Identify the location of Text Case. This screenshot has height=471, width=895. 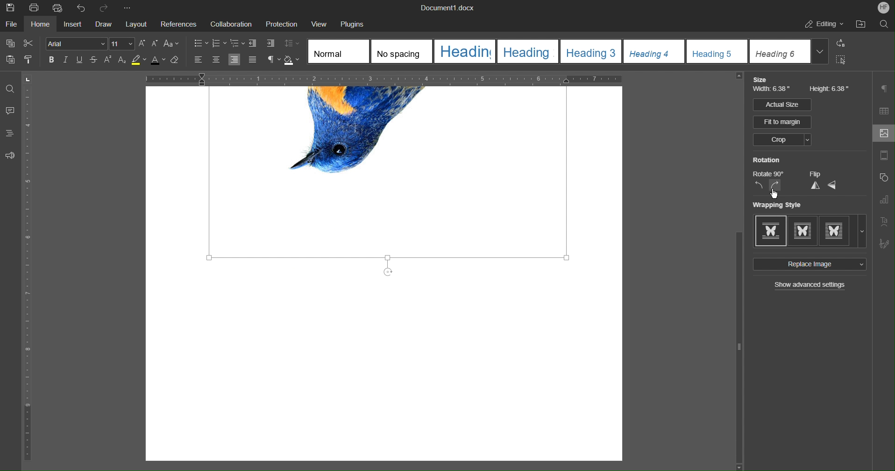
(171, 44).